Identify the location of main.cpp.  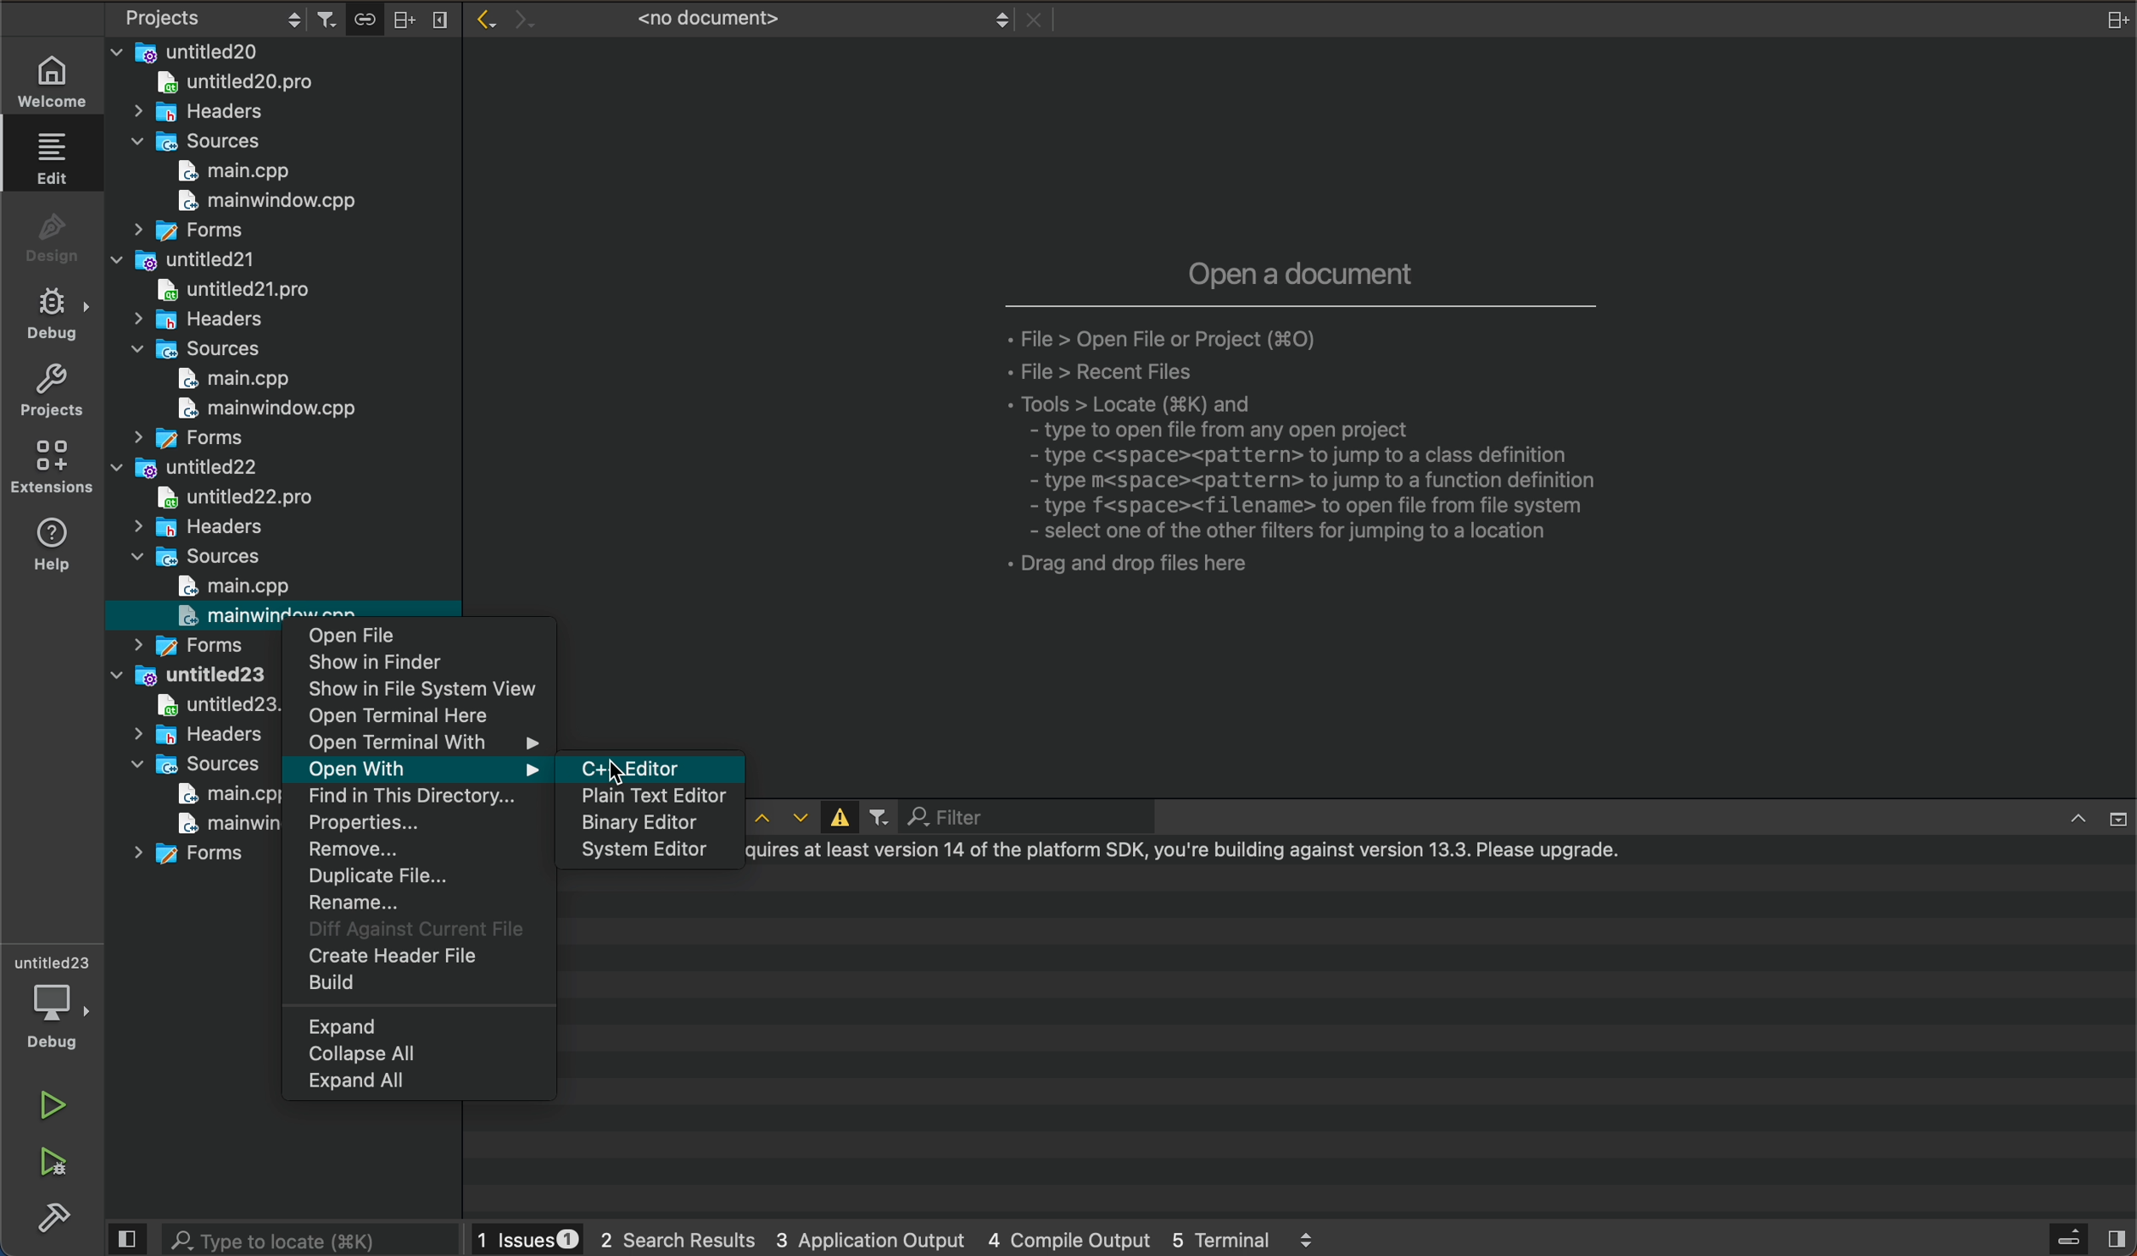
(239, 171).